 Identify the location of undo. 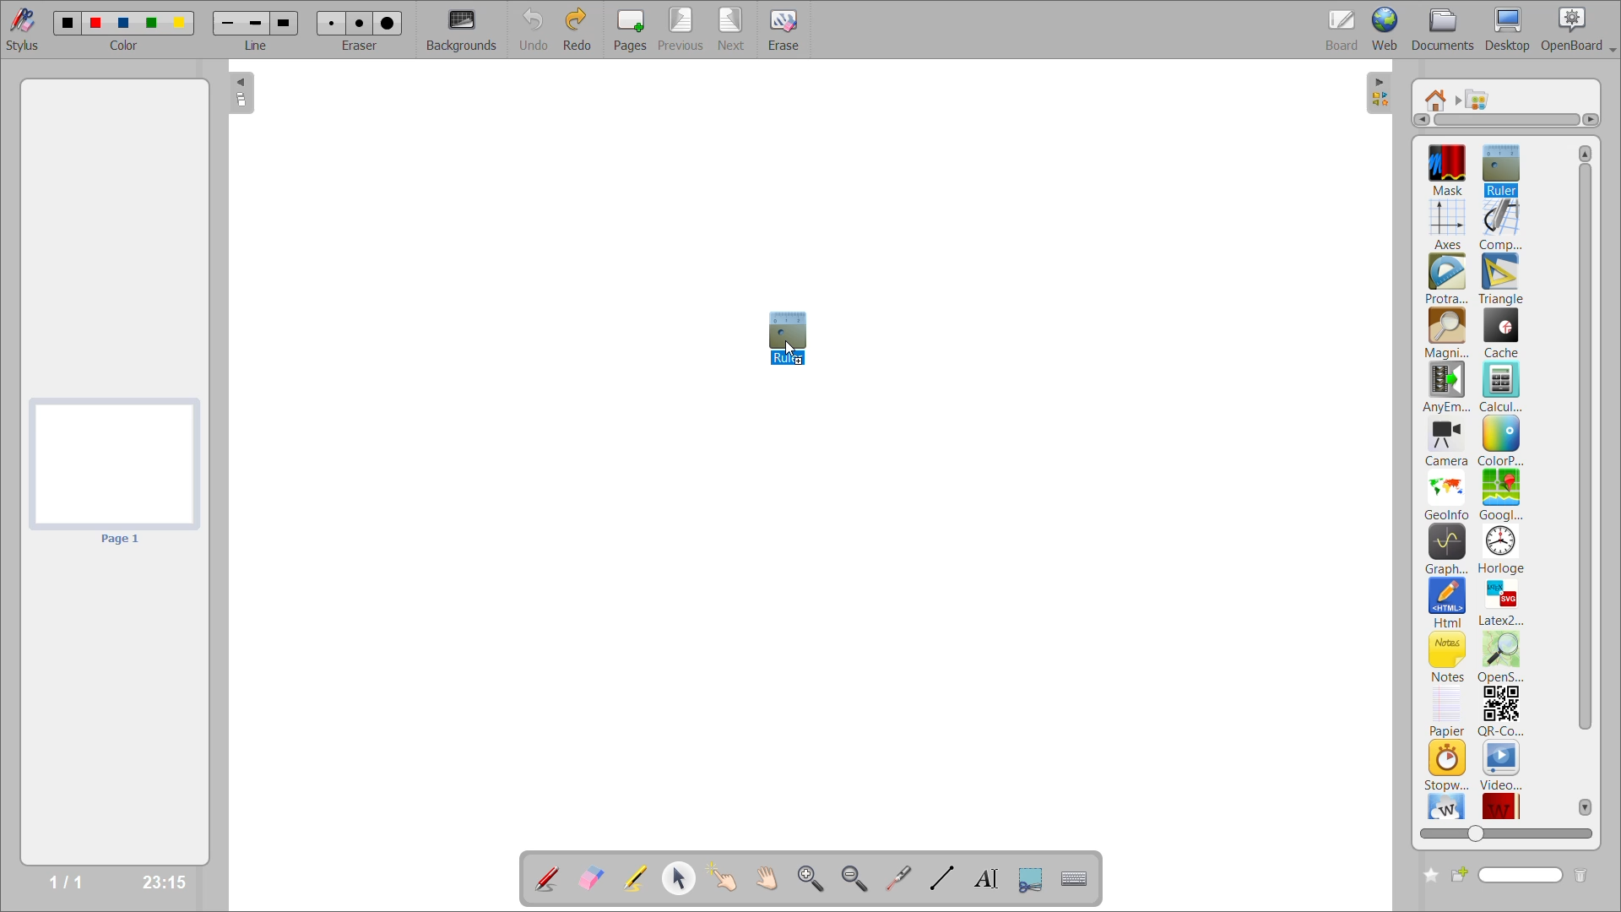
(535, 28).